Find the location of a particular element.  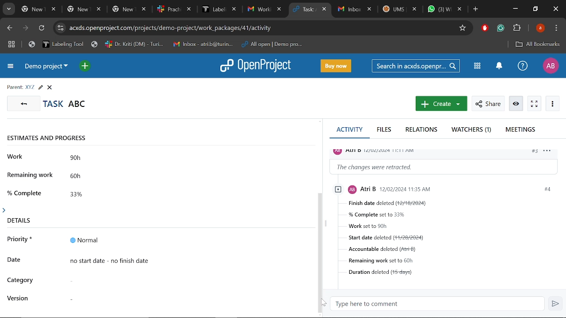

version is located at coordinates (19, 298).